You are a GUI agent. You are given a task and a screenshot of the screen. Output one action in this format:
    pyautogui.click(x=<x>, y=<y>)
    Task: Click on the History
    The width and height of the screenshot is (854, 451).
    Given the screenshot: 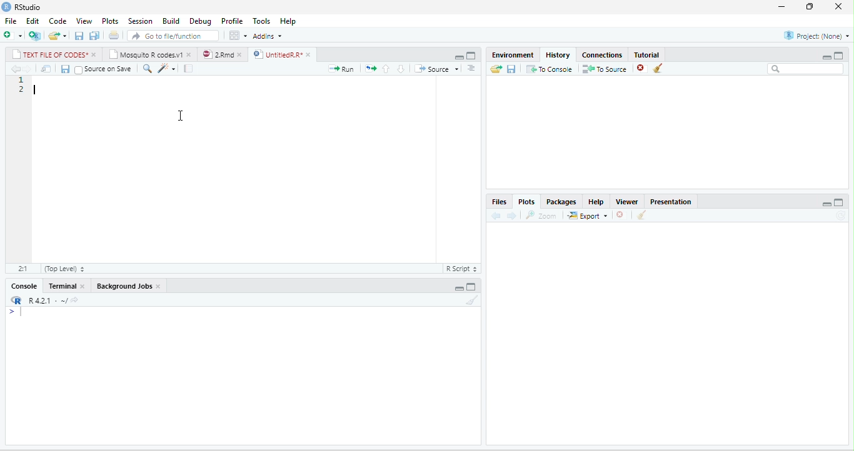 What is the action you would take?
    pyautogui.click(x=558, y=55)
    